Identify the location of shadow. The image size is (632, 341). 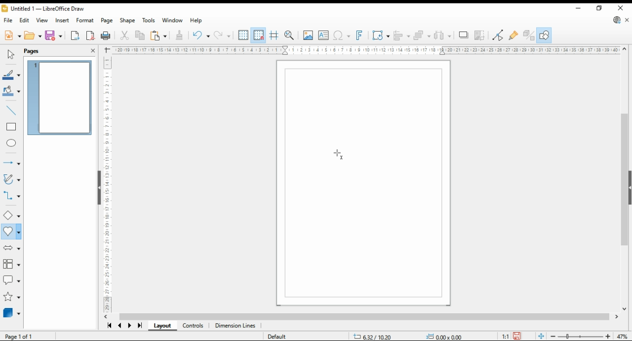
(463, 35).